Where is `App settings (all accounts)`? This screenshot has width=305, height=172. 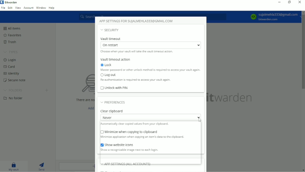 App settings (all accounts) is located at coordinates (126, 164).